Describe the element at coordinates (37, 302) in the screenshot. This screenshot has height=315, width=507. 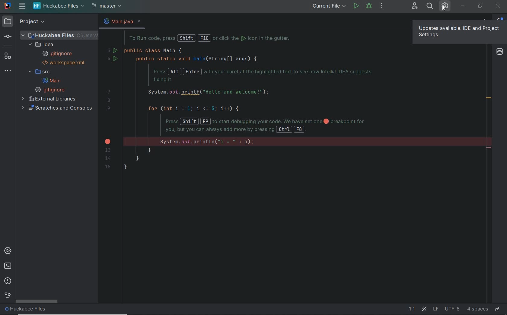
I see `scrollbar` at that location.